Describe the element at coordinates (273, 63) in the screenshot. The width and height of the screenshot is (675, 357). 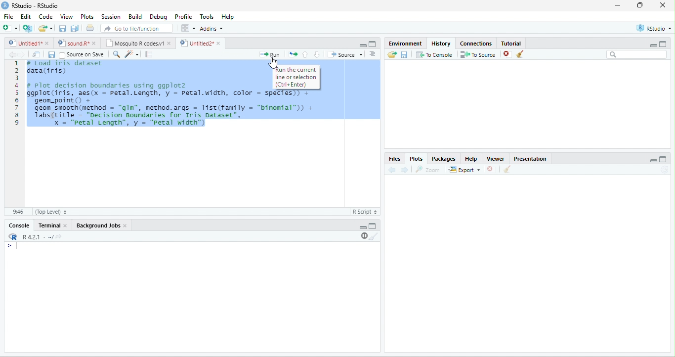
I see `cursor` at that location.